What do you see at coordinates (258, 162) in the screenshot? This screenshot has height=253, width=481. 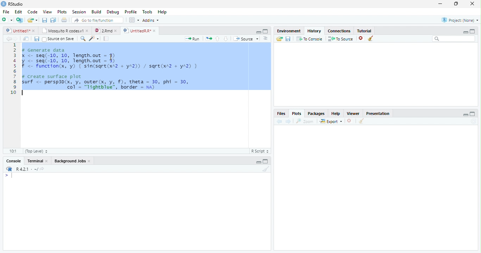 I see `Minimize` at bounding box center [258, 162].